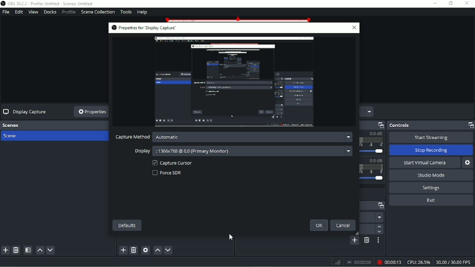 The width and height of the screenshot is (475, 267). I want to click on Scene transitions, so click(374, 205).